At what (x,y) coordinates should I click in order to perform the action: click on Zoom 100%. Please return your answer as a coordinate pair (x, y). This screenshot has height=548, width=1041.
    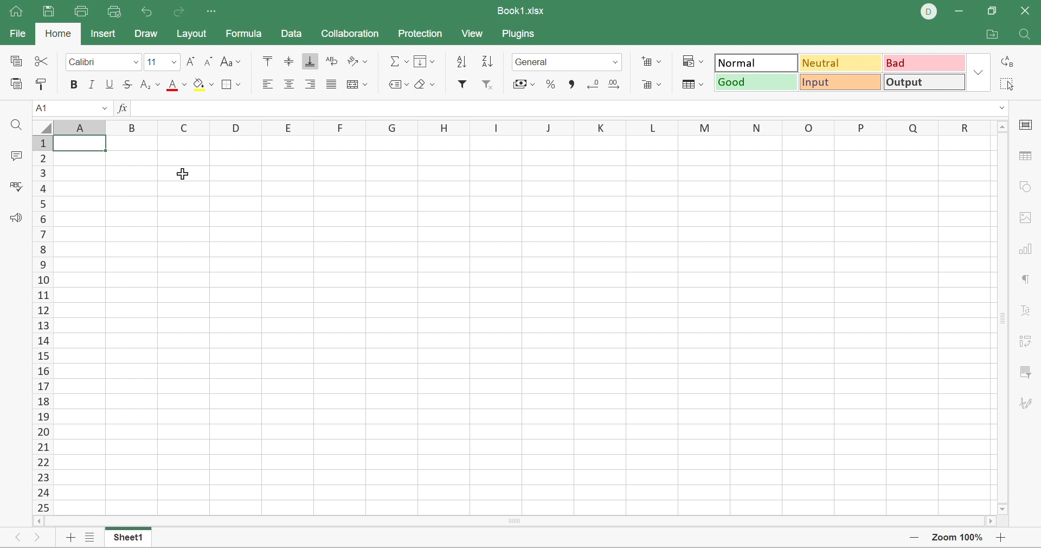
    Looking at the image, I should click on (959, 536).